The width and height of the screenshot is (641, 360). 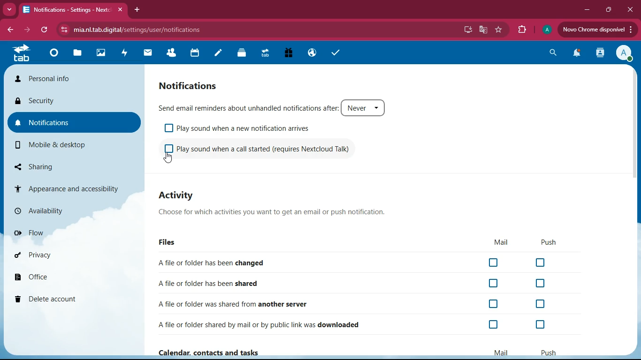 I want to click on activity, so click(x=600, y=54).